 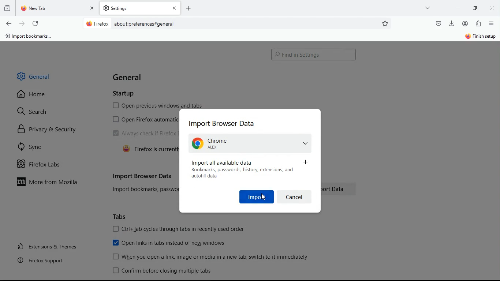 I want to click on Vertical scroll  bar, so click(x=497, y=63).